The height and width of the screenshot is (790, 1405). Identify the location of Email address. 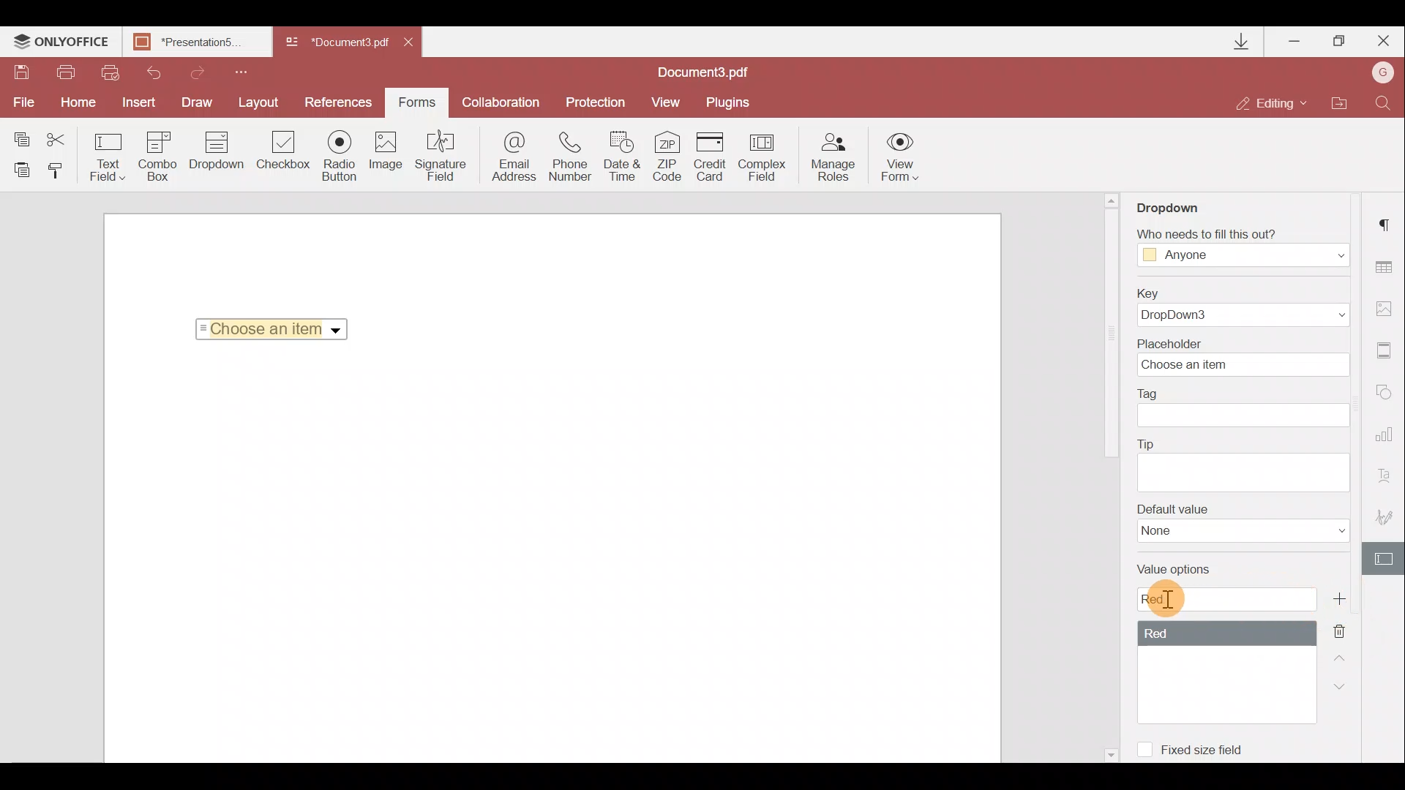
(509, 160).